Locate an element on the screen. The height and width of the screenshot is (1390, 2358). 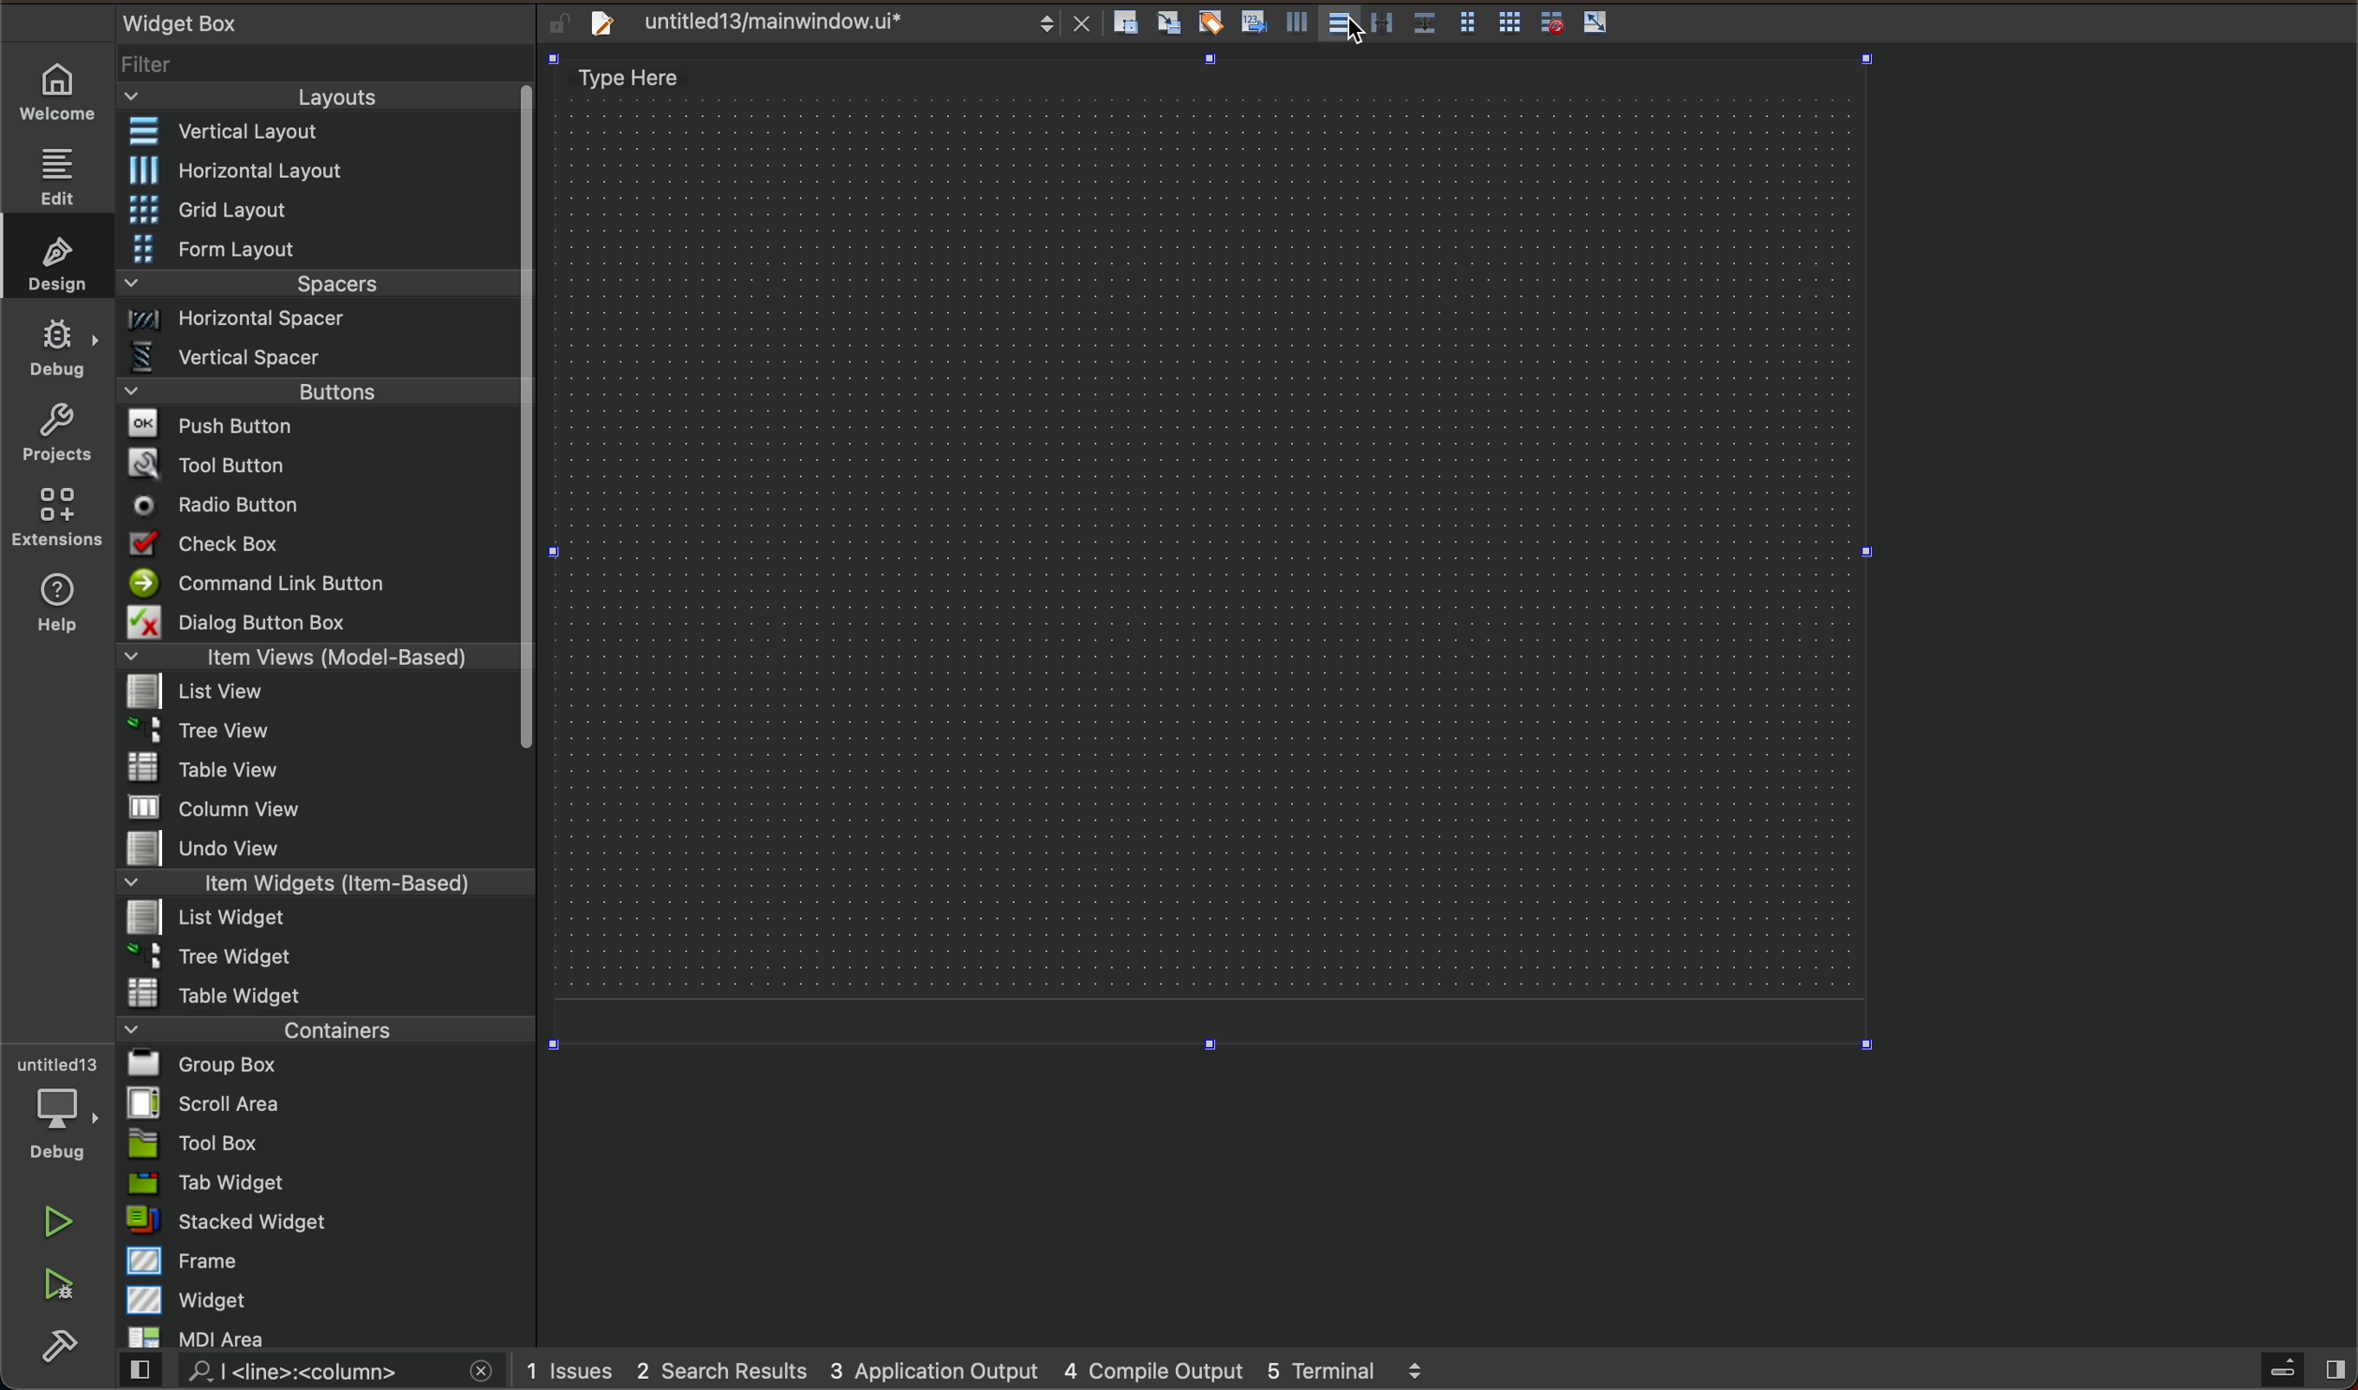
Horizontal spacer is located at coordinates (319, 321).